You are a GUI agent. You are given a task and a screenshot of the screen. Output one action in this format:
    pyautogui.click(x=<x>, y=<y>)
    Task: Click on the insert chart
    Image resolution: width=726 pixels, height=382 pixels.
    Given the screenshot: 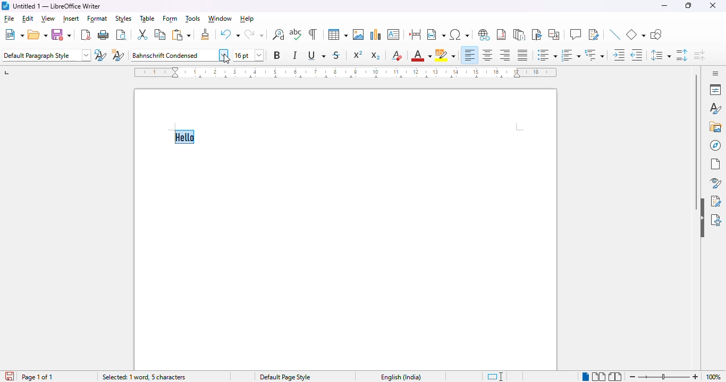 What is the action you would take?
    pyautogui.click(x=376, y=34)
    